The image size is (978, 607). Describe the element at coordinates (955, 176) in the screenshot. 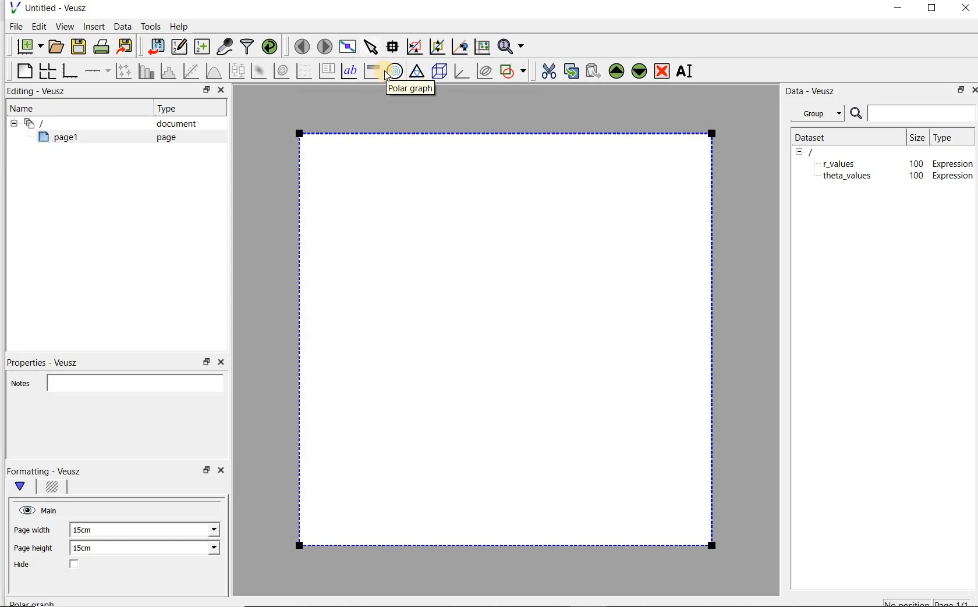

I see `Expression` at that location.